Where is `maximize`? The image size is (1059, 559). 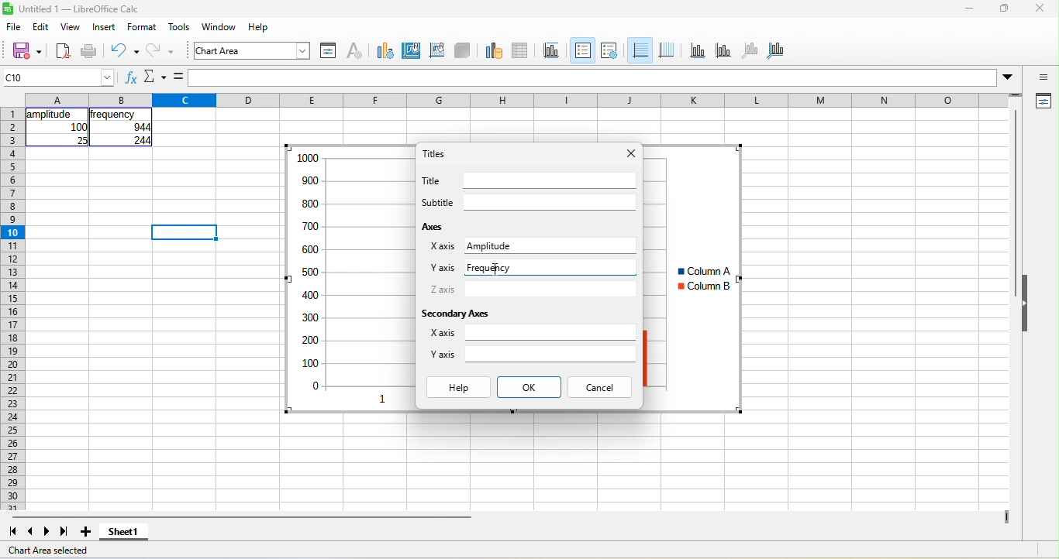 maximize is located at coordinates (1005, 8).